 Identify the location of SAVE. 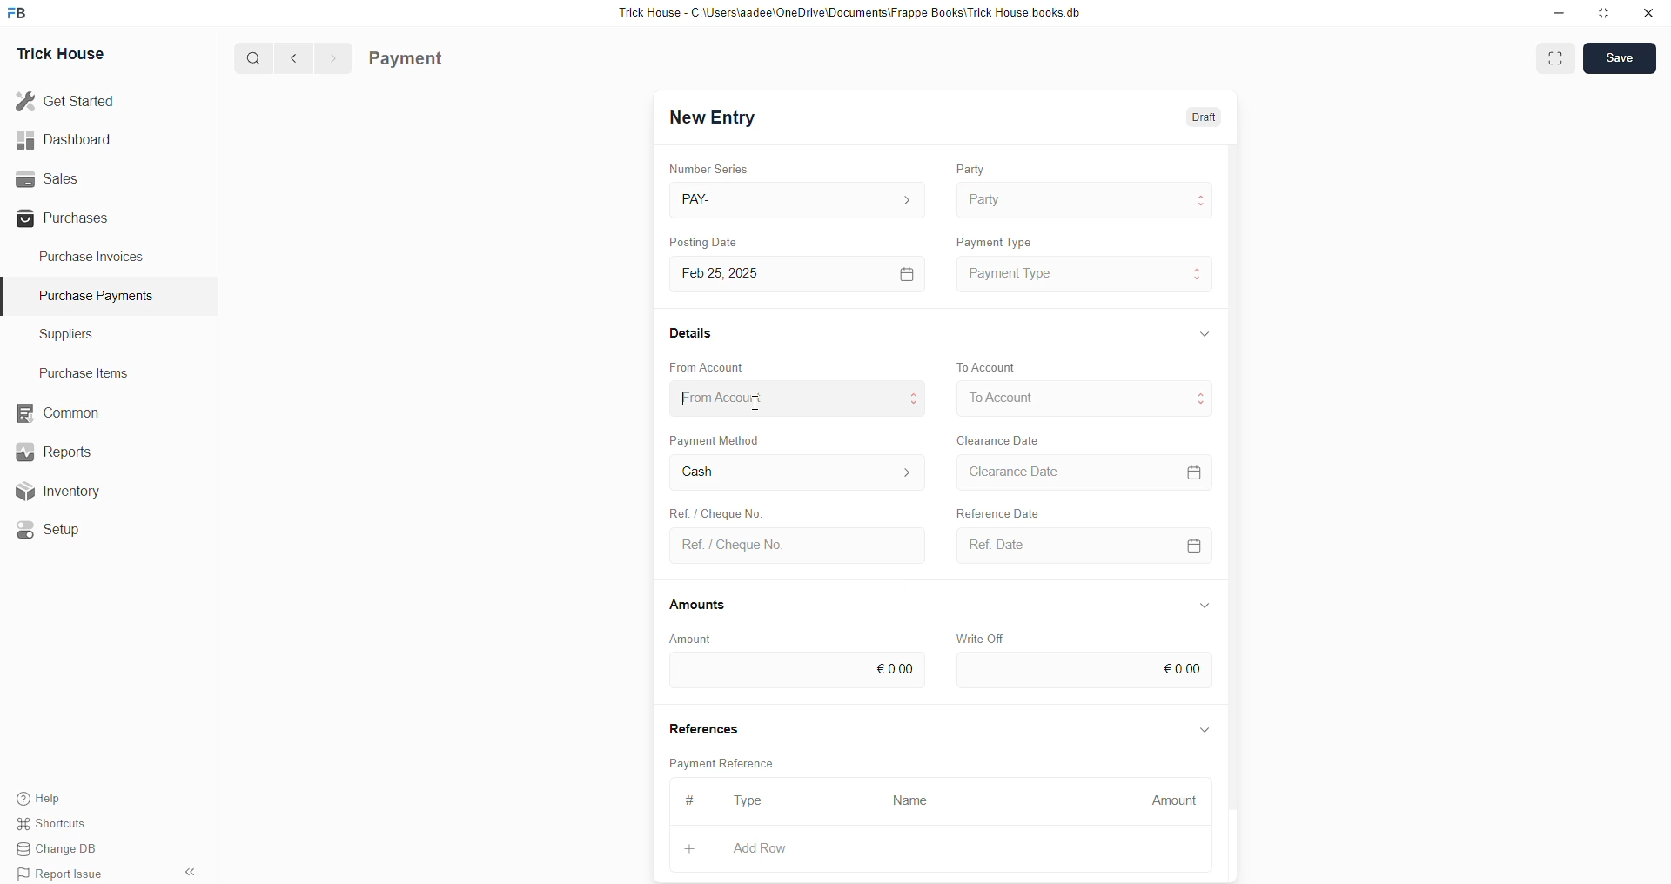
(1624, 57).